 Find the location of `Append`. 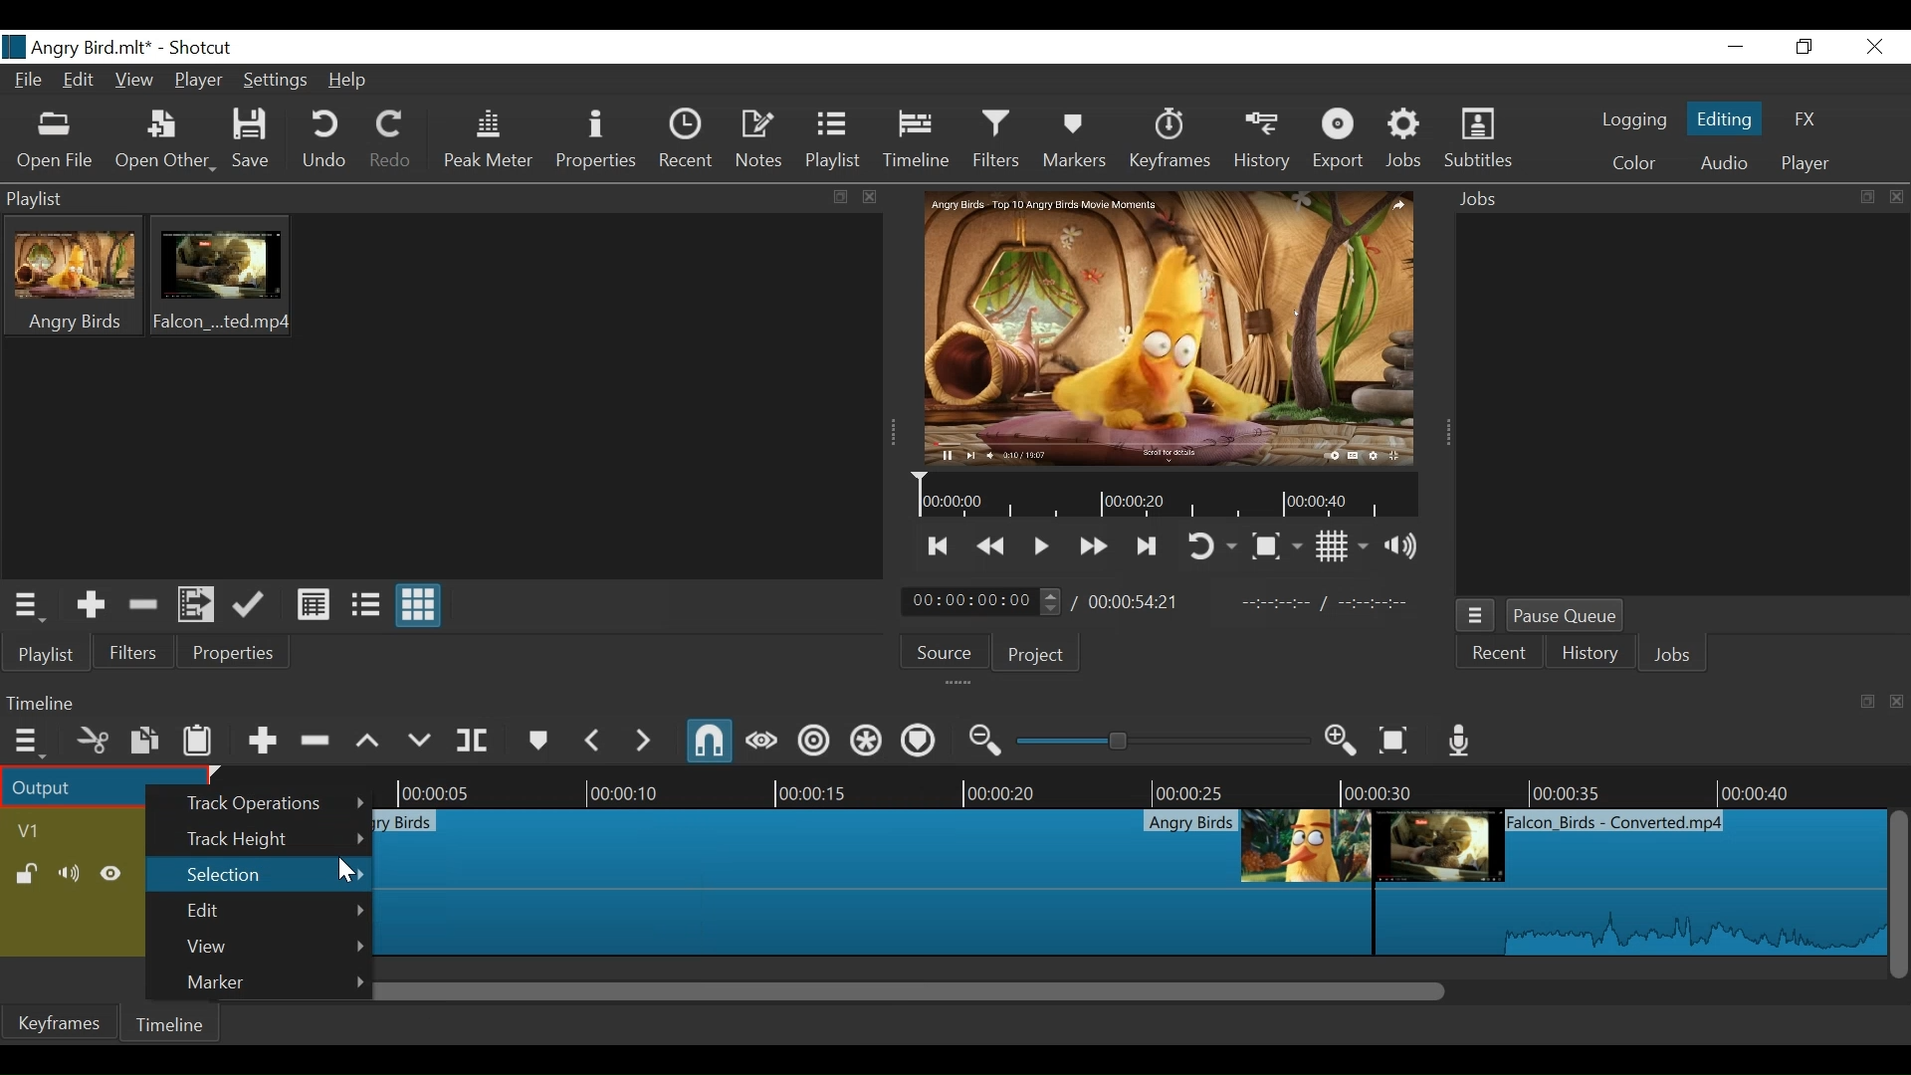

Append is located at coordinates (261, 742).